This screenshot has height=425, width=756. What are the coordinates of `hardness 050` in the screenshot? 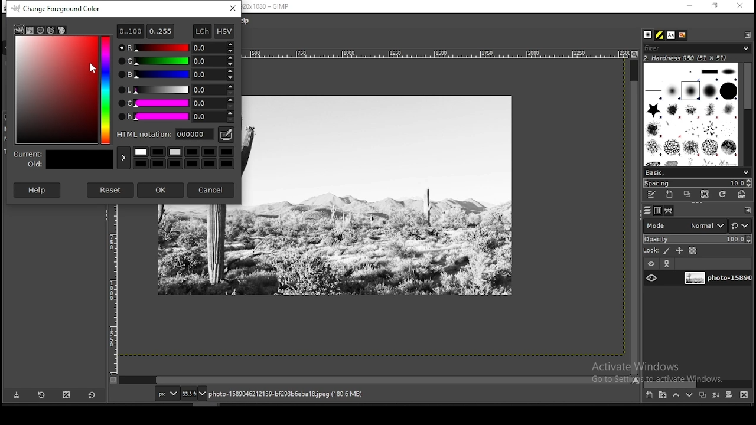 It's located at (700, 58).